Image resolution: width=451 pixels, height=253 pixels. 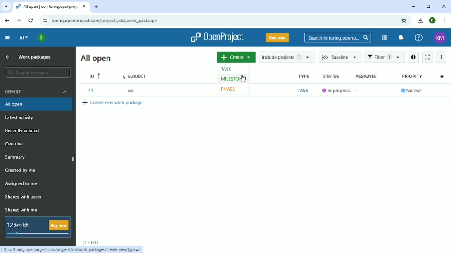 What do you see at coordinates (44, 20) in the screenshot?
I see `View site information` at bounding box center [44, 20].